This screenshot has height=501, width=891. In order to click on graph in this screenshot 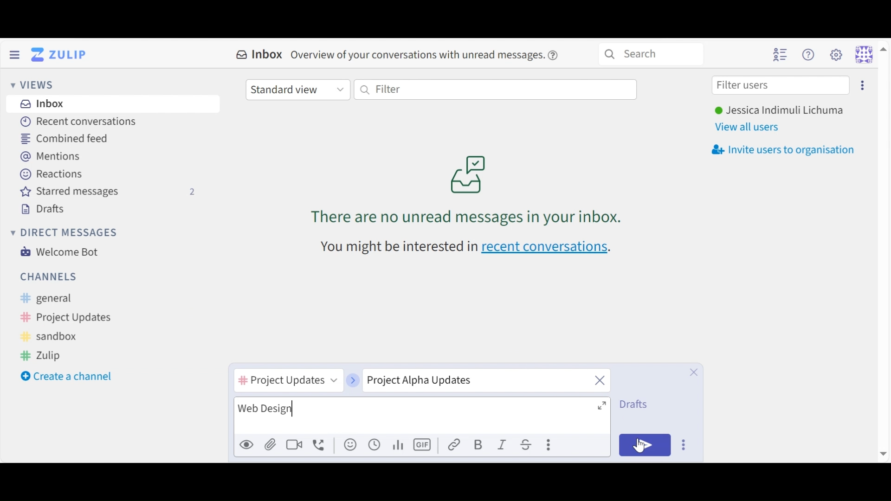, I will do `click(400, 445)`.